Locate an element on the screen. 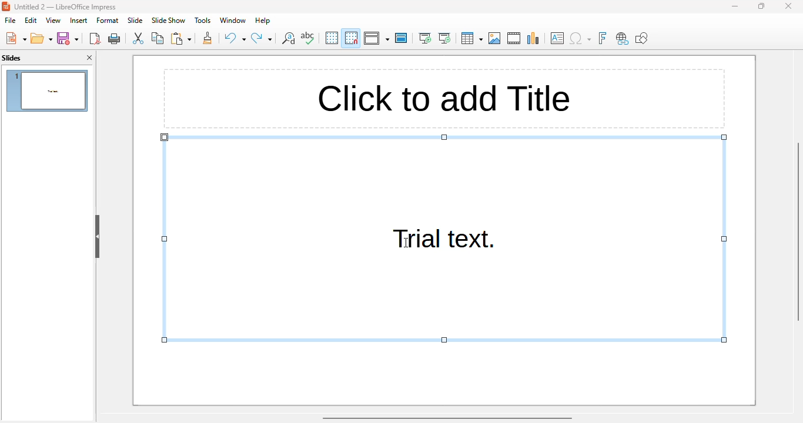 The width and height of the screenshot is (803, 423). view is located at coordinates (53, 20).